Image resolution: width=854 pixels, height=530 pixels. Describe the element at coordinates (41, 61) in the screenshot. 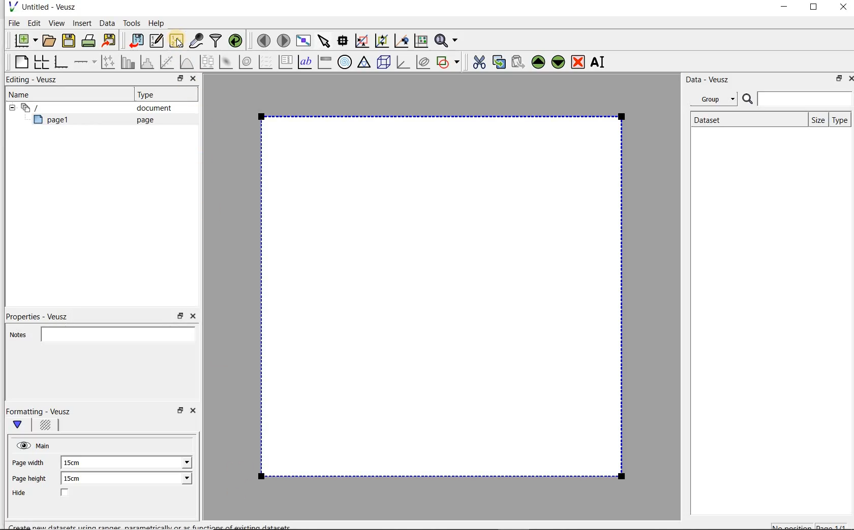

I see `arrange graphs in a grid` at that location.